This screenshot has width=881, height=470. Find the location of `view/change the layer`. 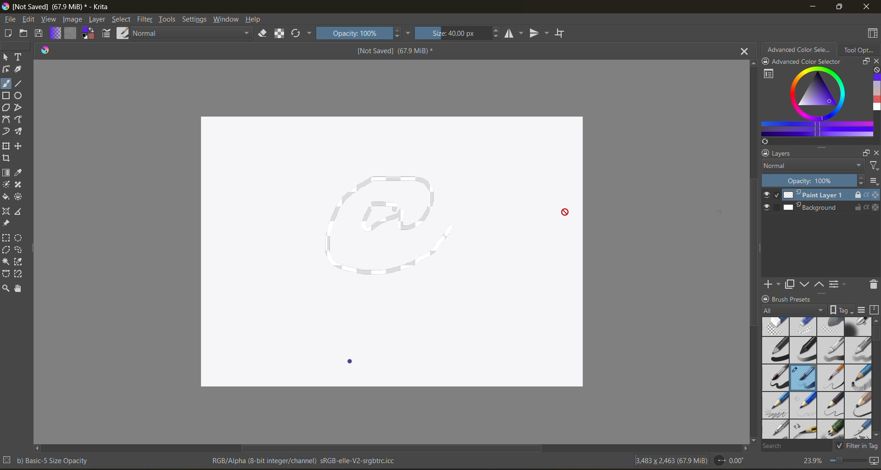

view/change the layer is located at coordinates (839, 283).